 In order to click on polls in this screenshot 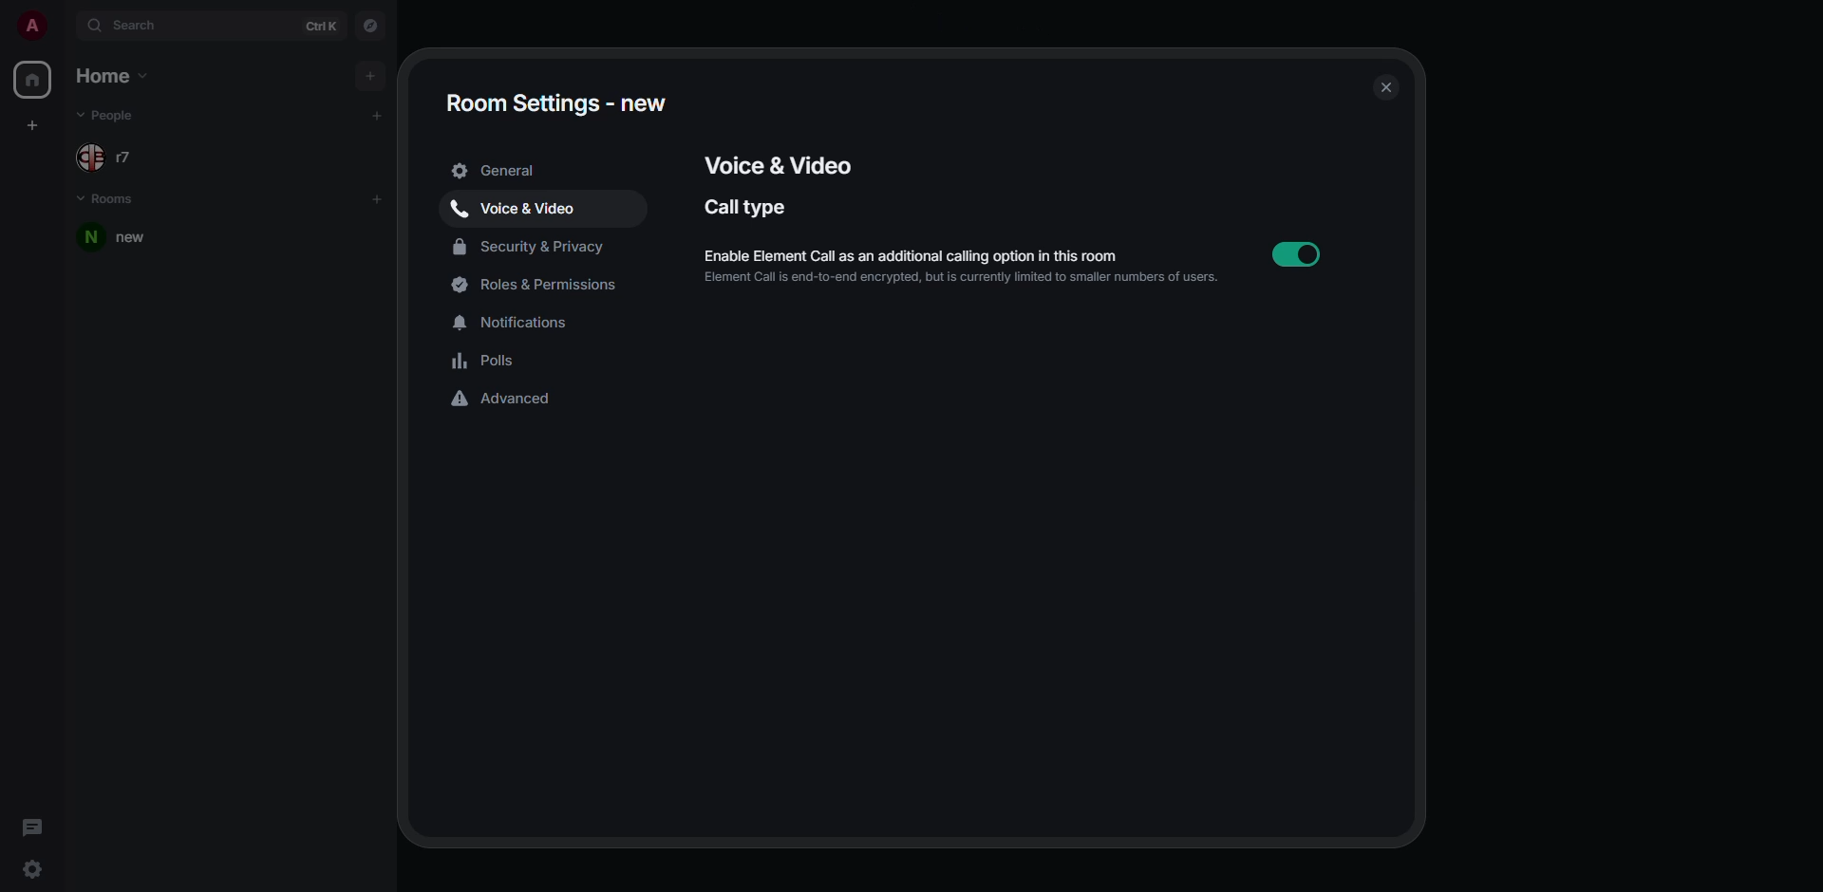, I will do `click(488, 361)`.